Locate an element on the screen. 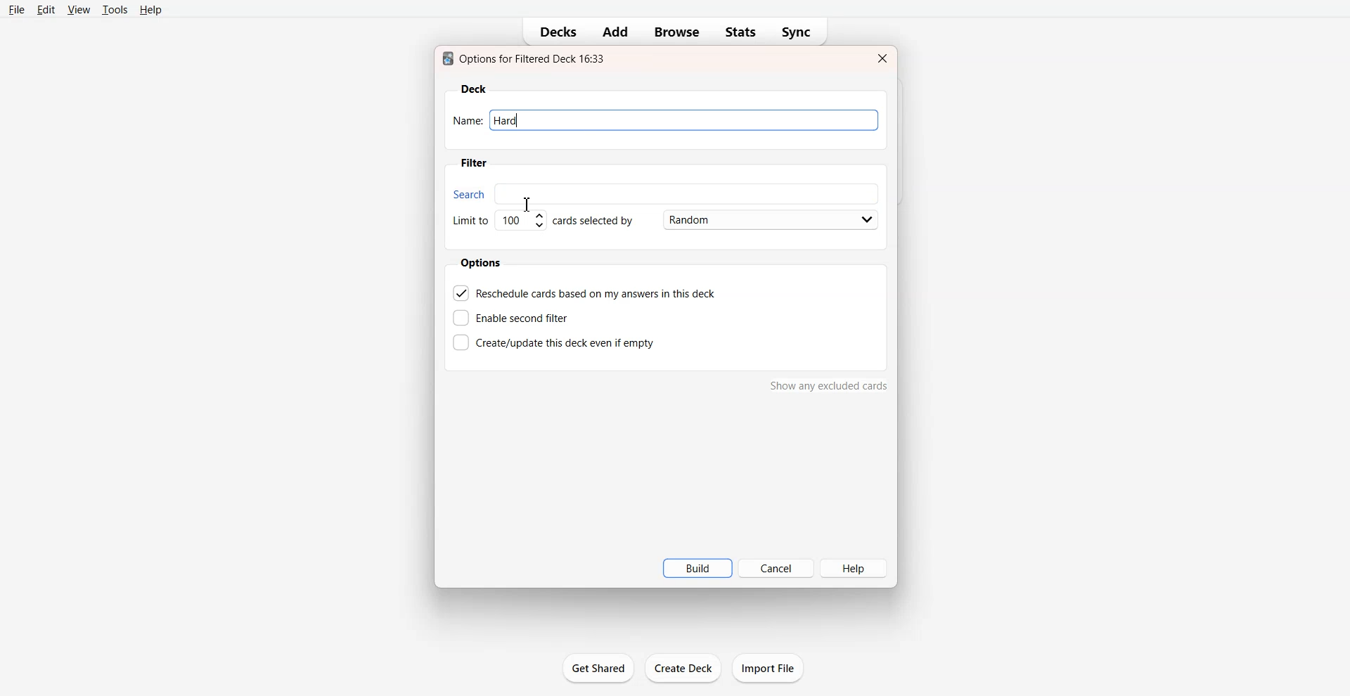  Enable second filter is located at coordinates (515, 318).